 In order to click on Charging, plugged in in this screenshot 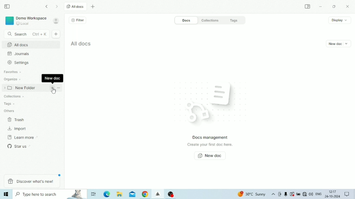, I will do `click(298, 194)`.